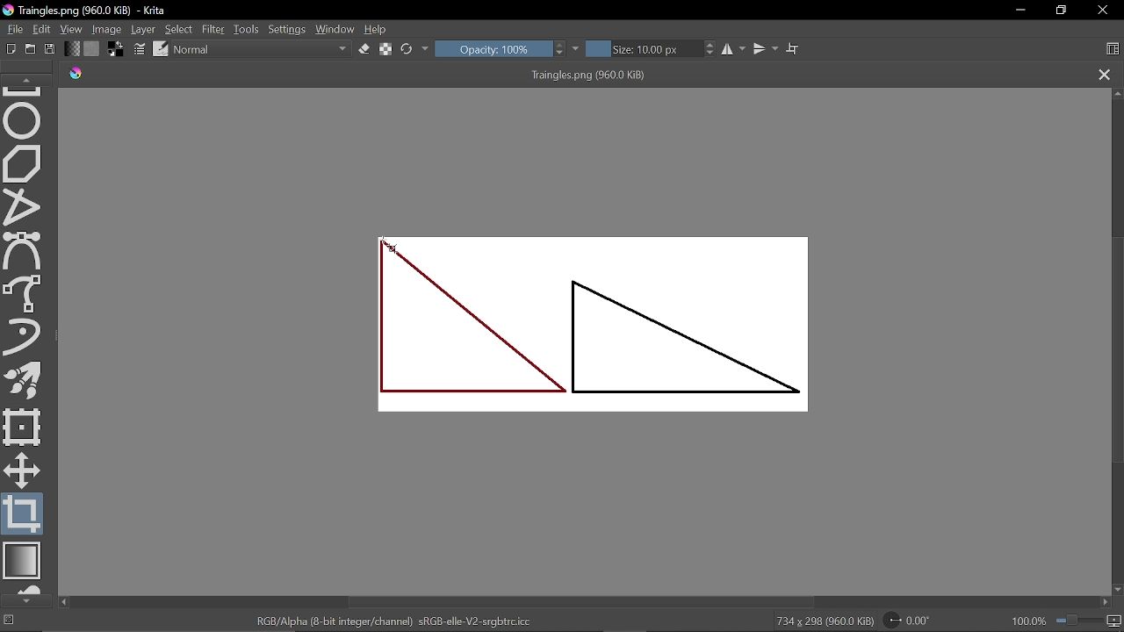 Image resolution: width=1124 pixels, height=632 pixels. What do you see at coordinates (22, 251) in the screenshot?
I see `Bezier select tool` at bounding box center [22, 251].